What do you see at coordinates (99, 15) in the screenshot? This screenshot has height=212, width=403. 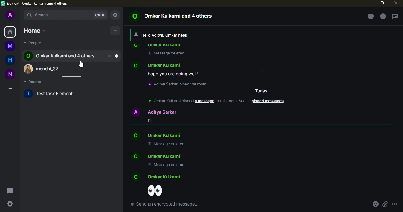 I see `ctrl K` at bounding box center [99, 15].